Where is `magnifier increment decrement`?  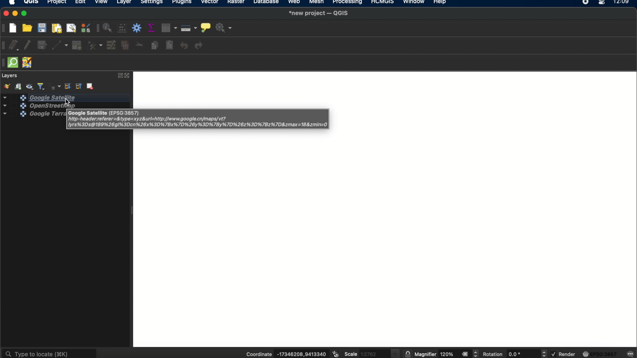 magnifier increment decrement is located at coordinates (476, 353).